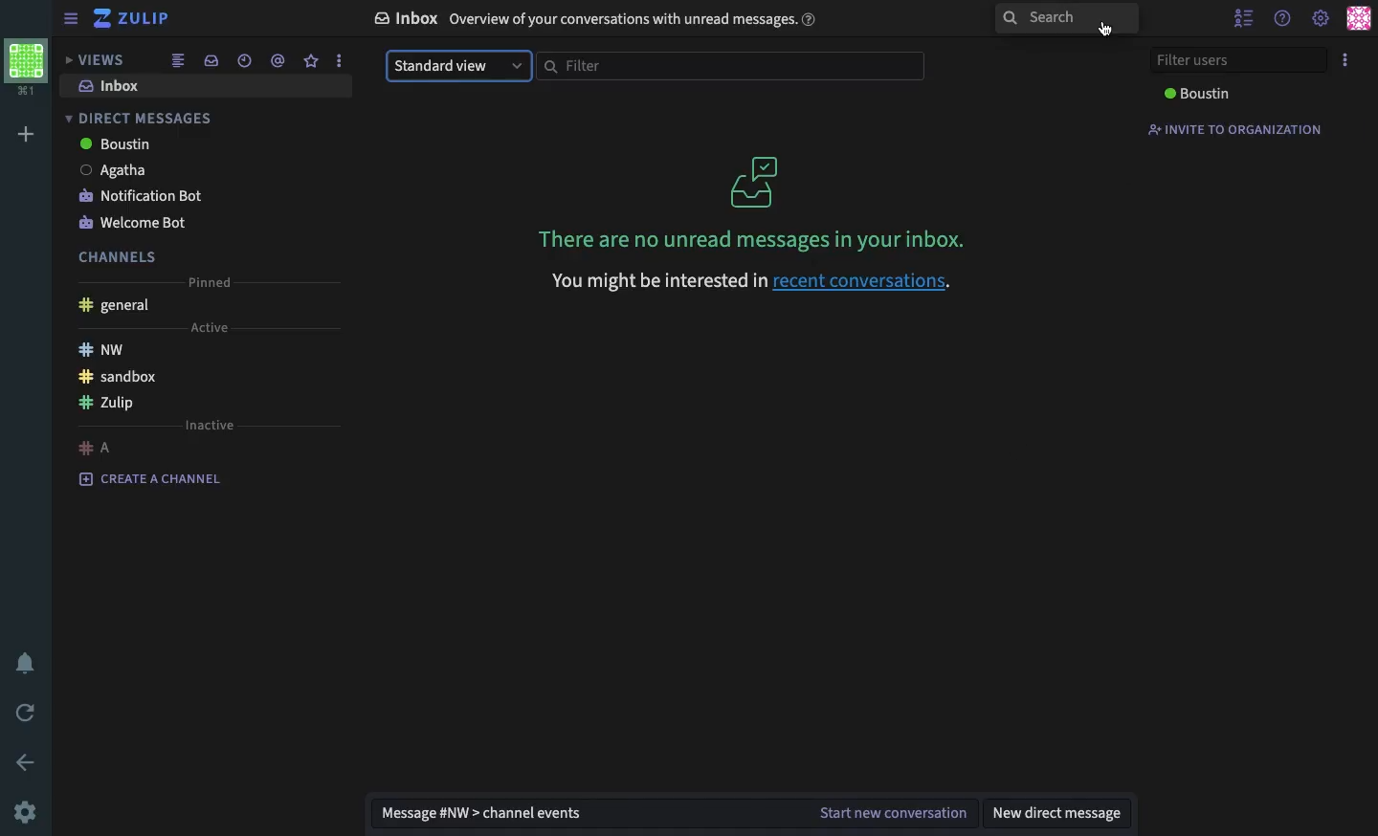 The height and width of the screenshot is (836, 1378). I want to click on inbox, so click(598, 22).